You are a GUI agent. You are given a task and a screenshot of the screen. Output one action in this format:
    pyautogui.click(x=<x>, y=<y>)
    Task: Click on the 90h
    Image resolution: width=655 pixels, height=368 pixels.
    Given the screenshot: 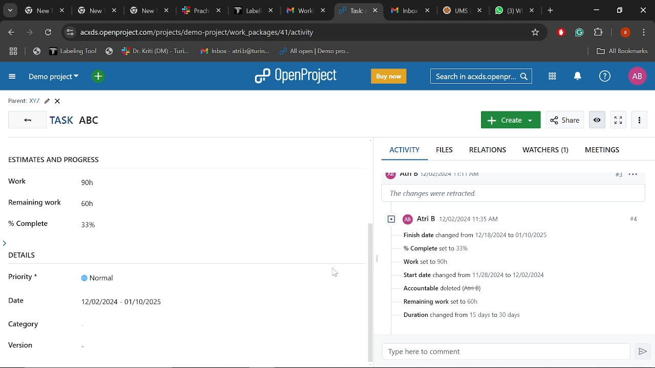 What is the action you would take?
    pyautogui.click(x=104, y=184)
    